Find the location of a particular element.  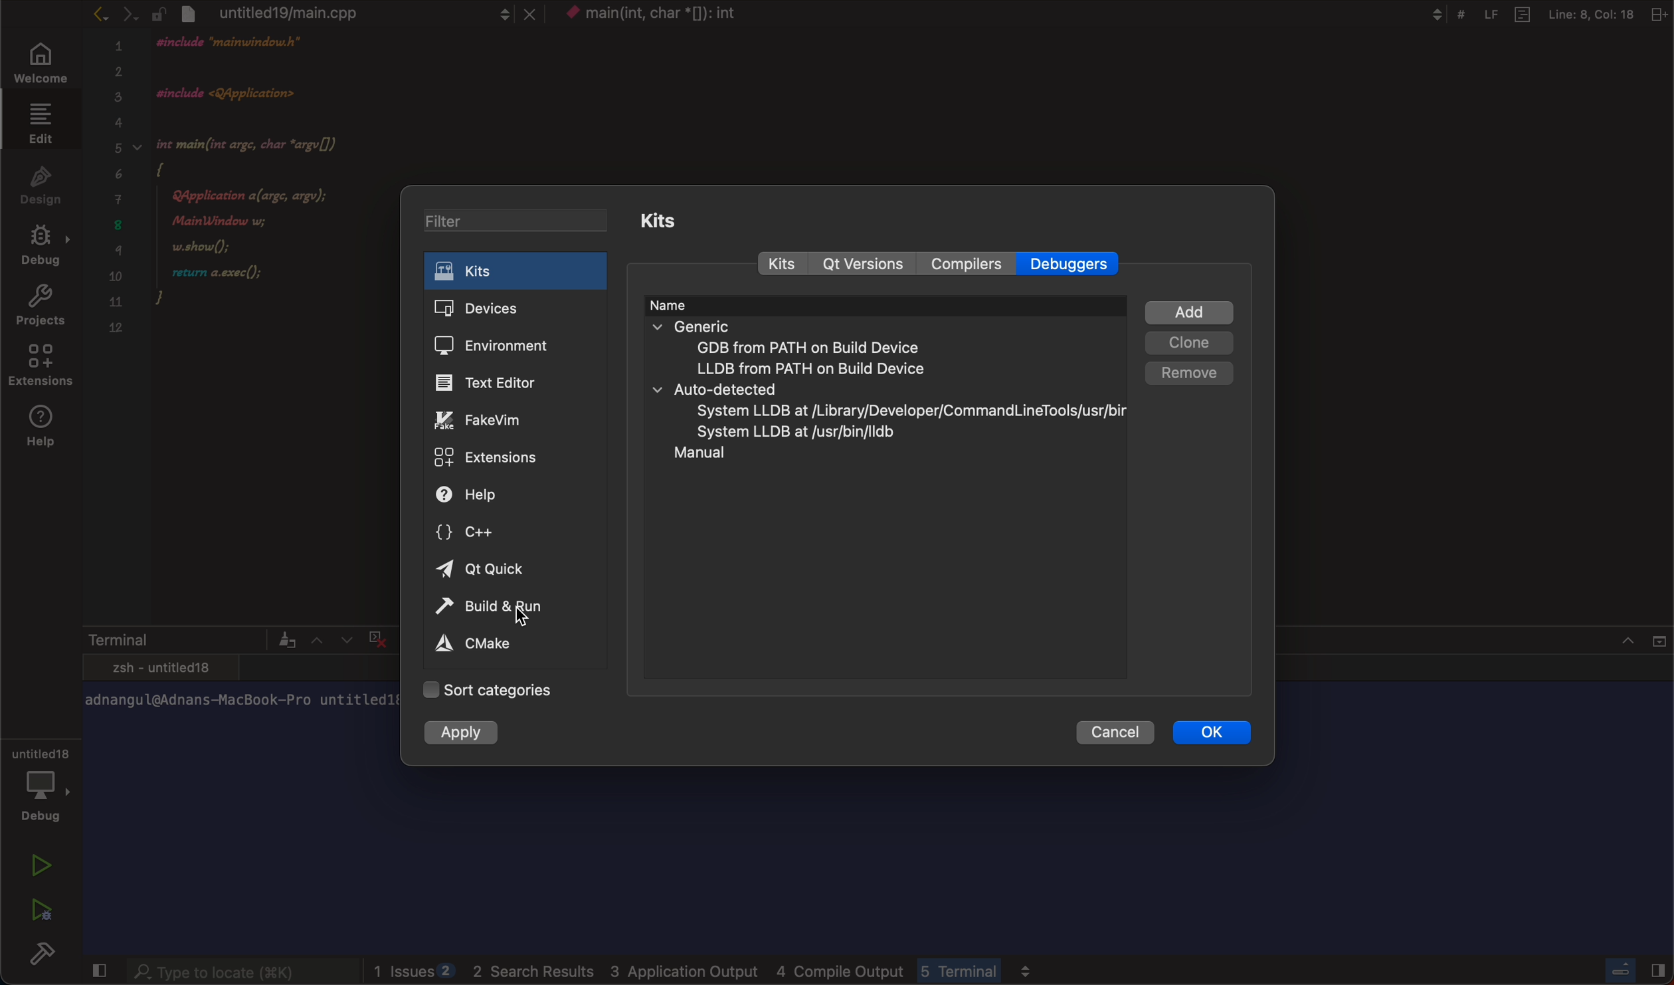

searchbar is located at coordinates (231, 969).